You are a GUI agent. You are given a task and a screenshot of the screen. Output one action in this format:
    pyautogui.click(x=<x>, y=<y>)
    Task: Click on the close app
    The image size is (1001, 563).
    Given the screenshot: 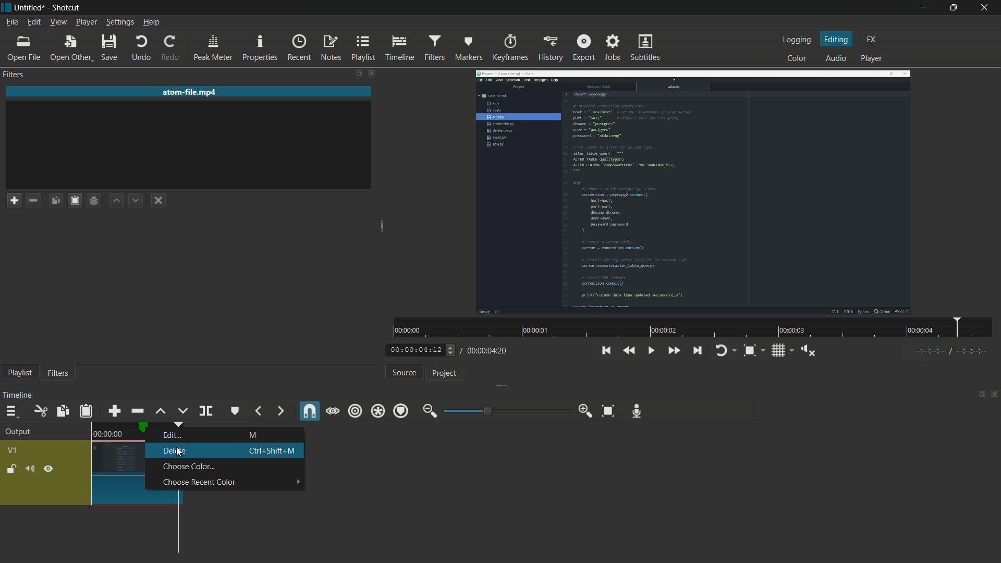 What is the action you would take?
    pyautogui.click(x=987, y=7)
    